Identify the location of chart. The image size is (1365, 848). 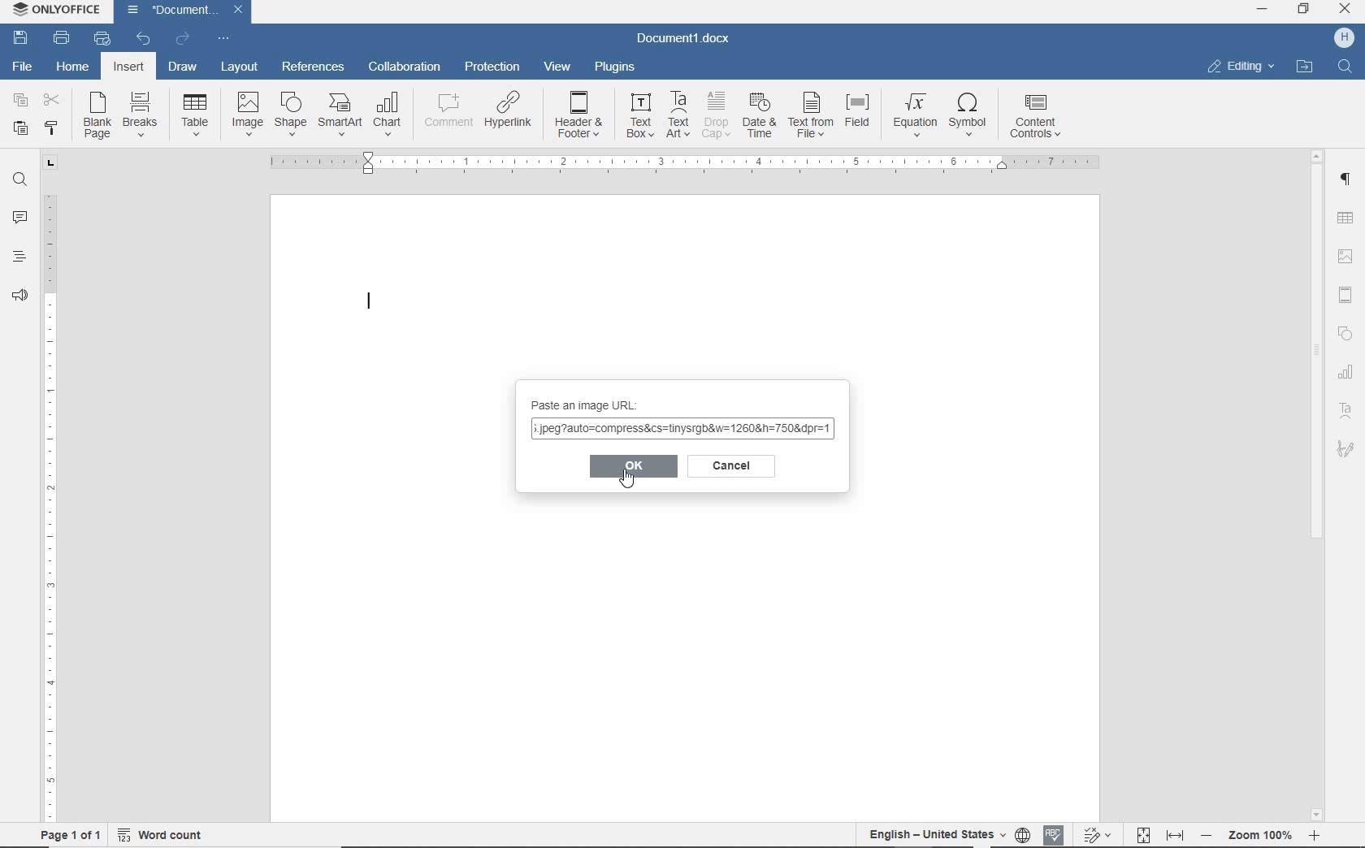
(389, 115).